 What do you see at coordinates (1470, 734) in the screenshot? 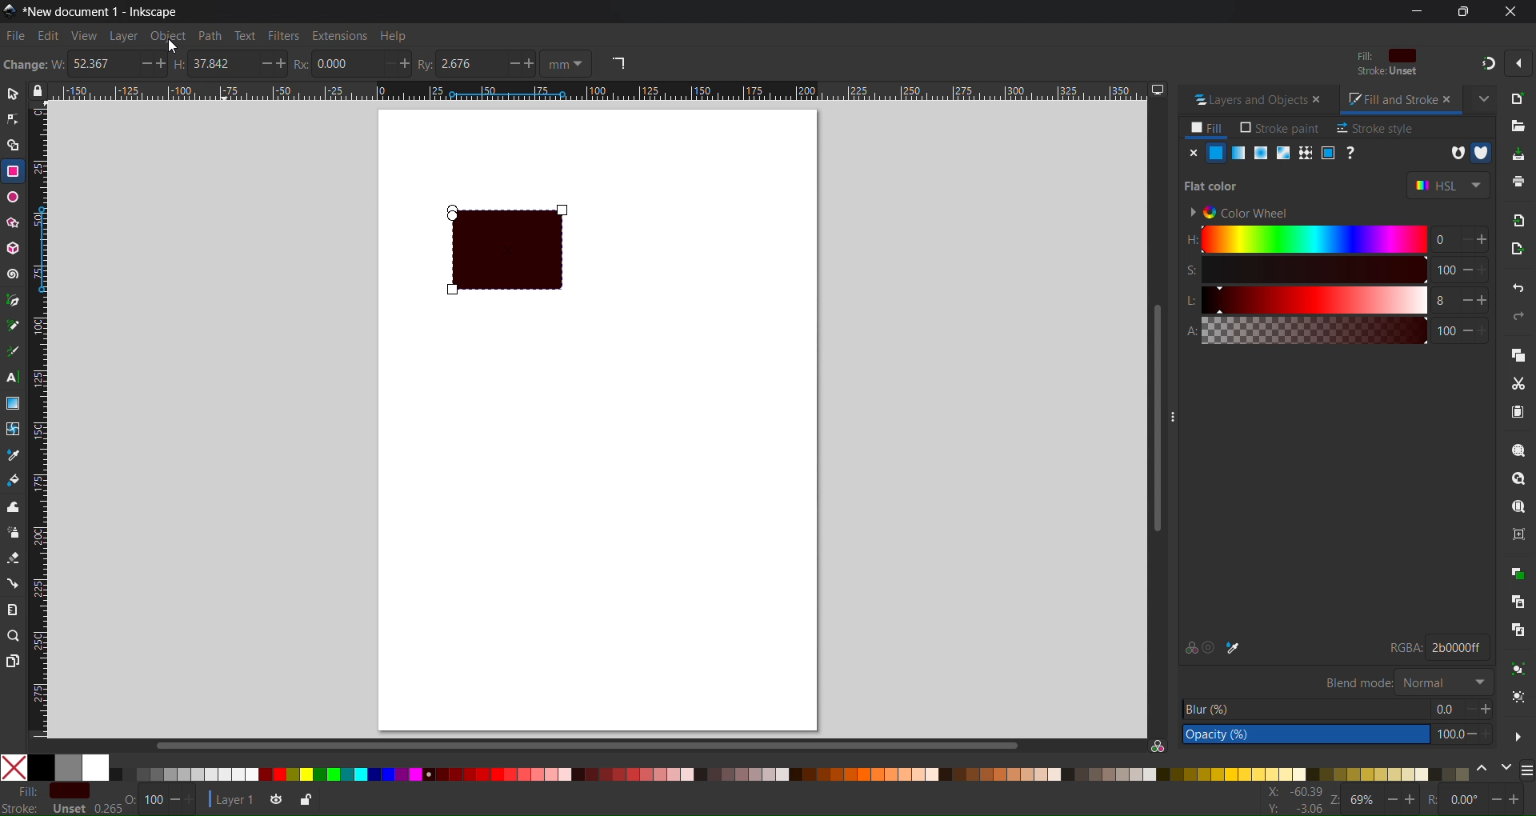
I see `decrease opacity` at bounding box center [1470, 734].